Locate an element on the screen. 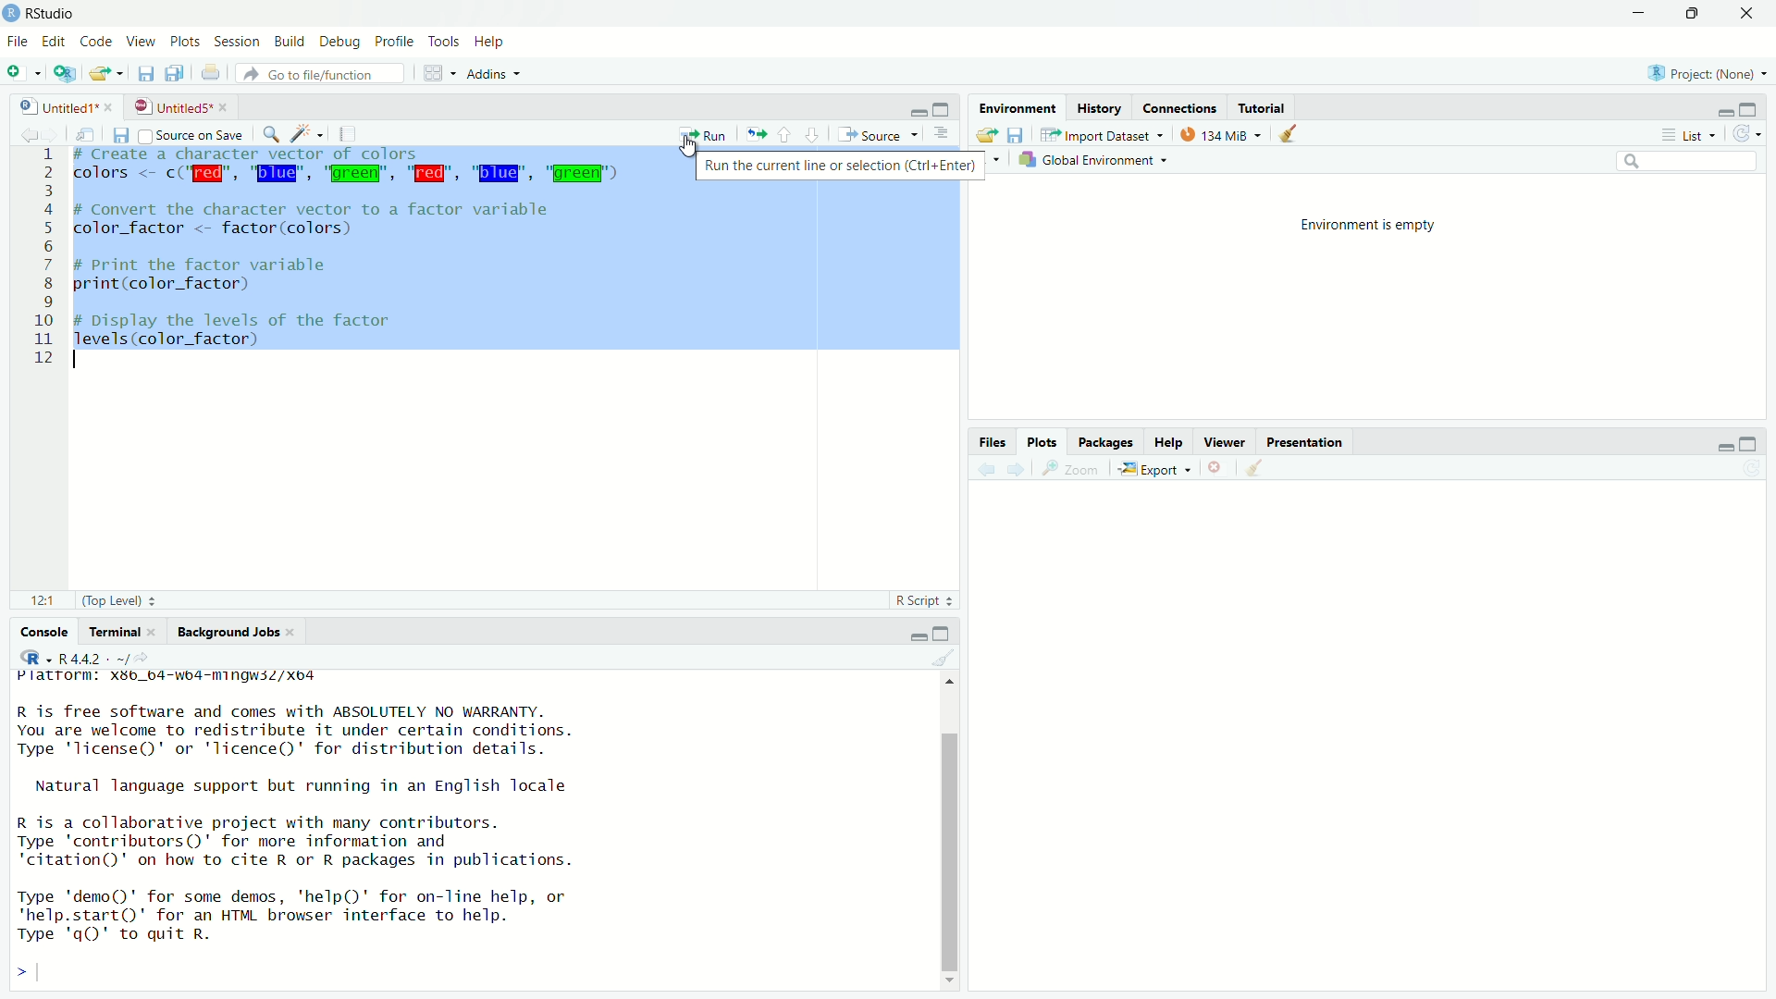 This screenshot has width=1776, height=999. minimize is located at coordinates (1715, 106).